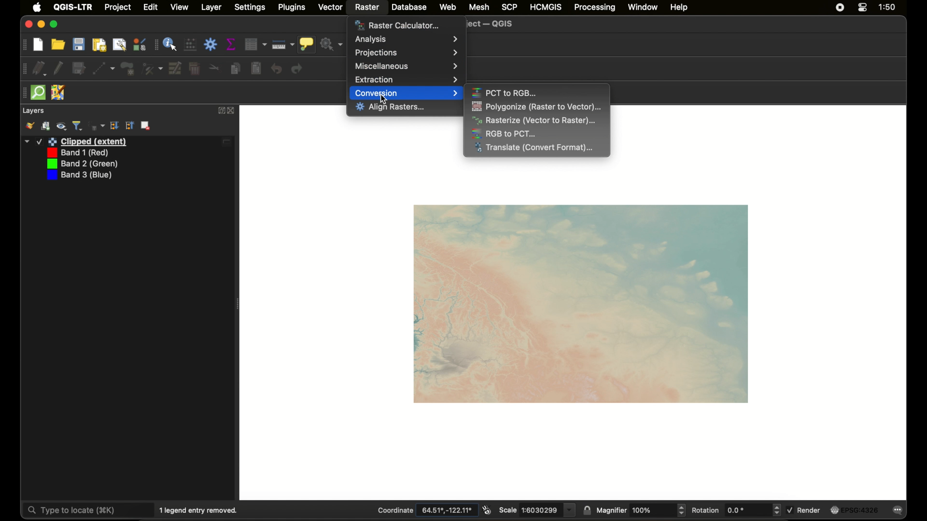 Image resolution: width=927 pixels, height=521 pixels. Describe the element at coordinates (38, 92) in the screenshot. I see `quick osm` at that location.